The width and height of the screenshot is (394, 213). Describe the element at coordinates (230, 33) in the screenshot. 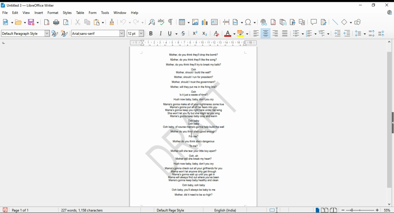

I see `font color` at that location.